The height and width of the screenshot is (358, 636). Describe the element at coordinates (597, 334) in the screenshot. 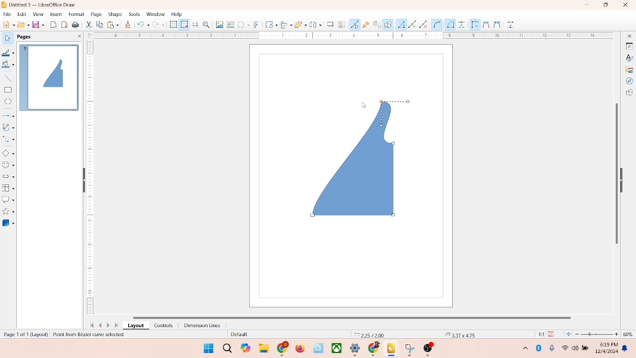

I see `zoom factor` at that location.